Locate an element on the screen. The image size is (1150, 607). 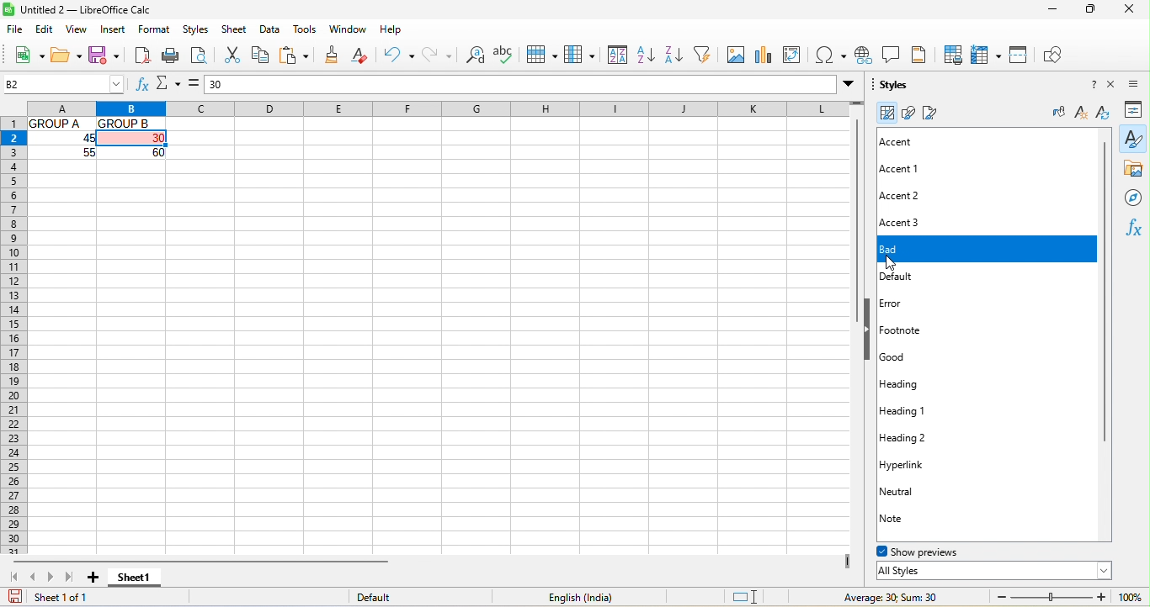
accent 2 is located at coordinates (924, 196).